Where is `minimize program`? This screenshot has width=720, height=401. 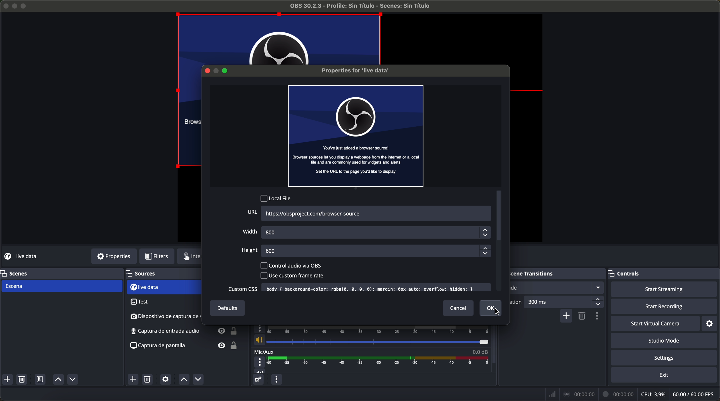
minimize program is located at coordinates (14, 7).